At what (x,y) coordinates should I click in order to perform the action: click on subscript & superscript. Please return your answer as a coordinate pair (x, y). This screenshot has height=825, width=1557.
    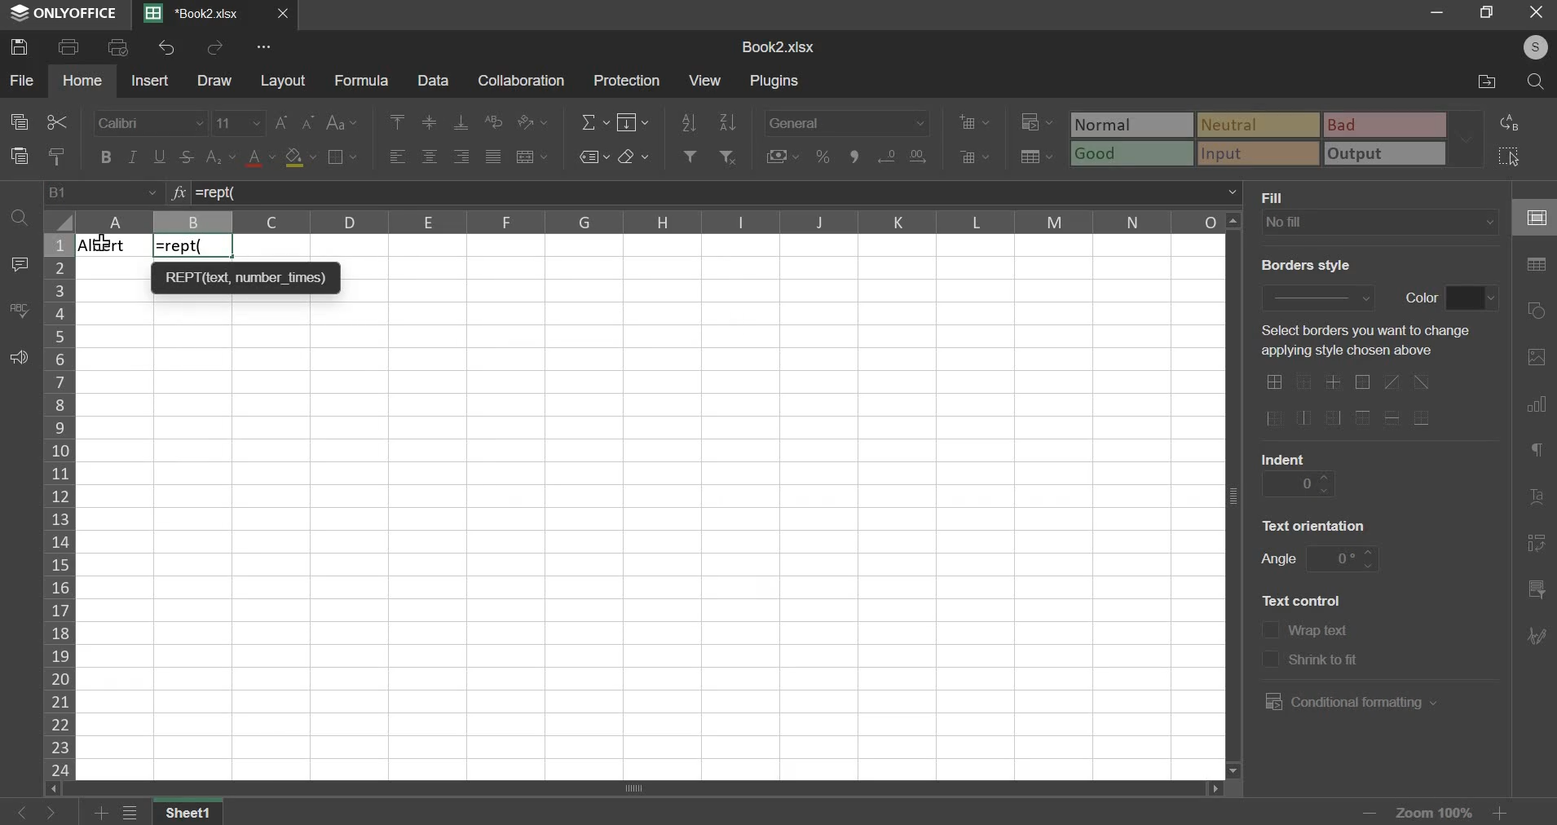
    Looking at the image, I should click on (221, 157).